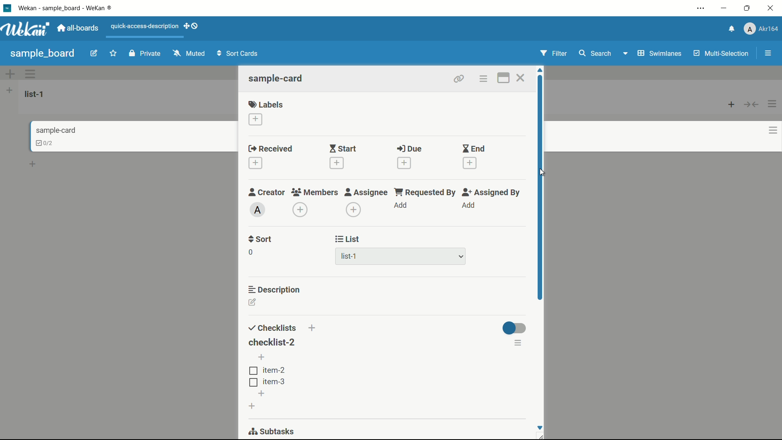 This screenshot has width=782, height=440. I want to click on due, so click(411, 150).